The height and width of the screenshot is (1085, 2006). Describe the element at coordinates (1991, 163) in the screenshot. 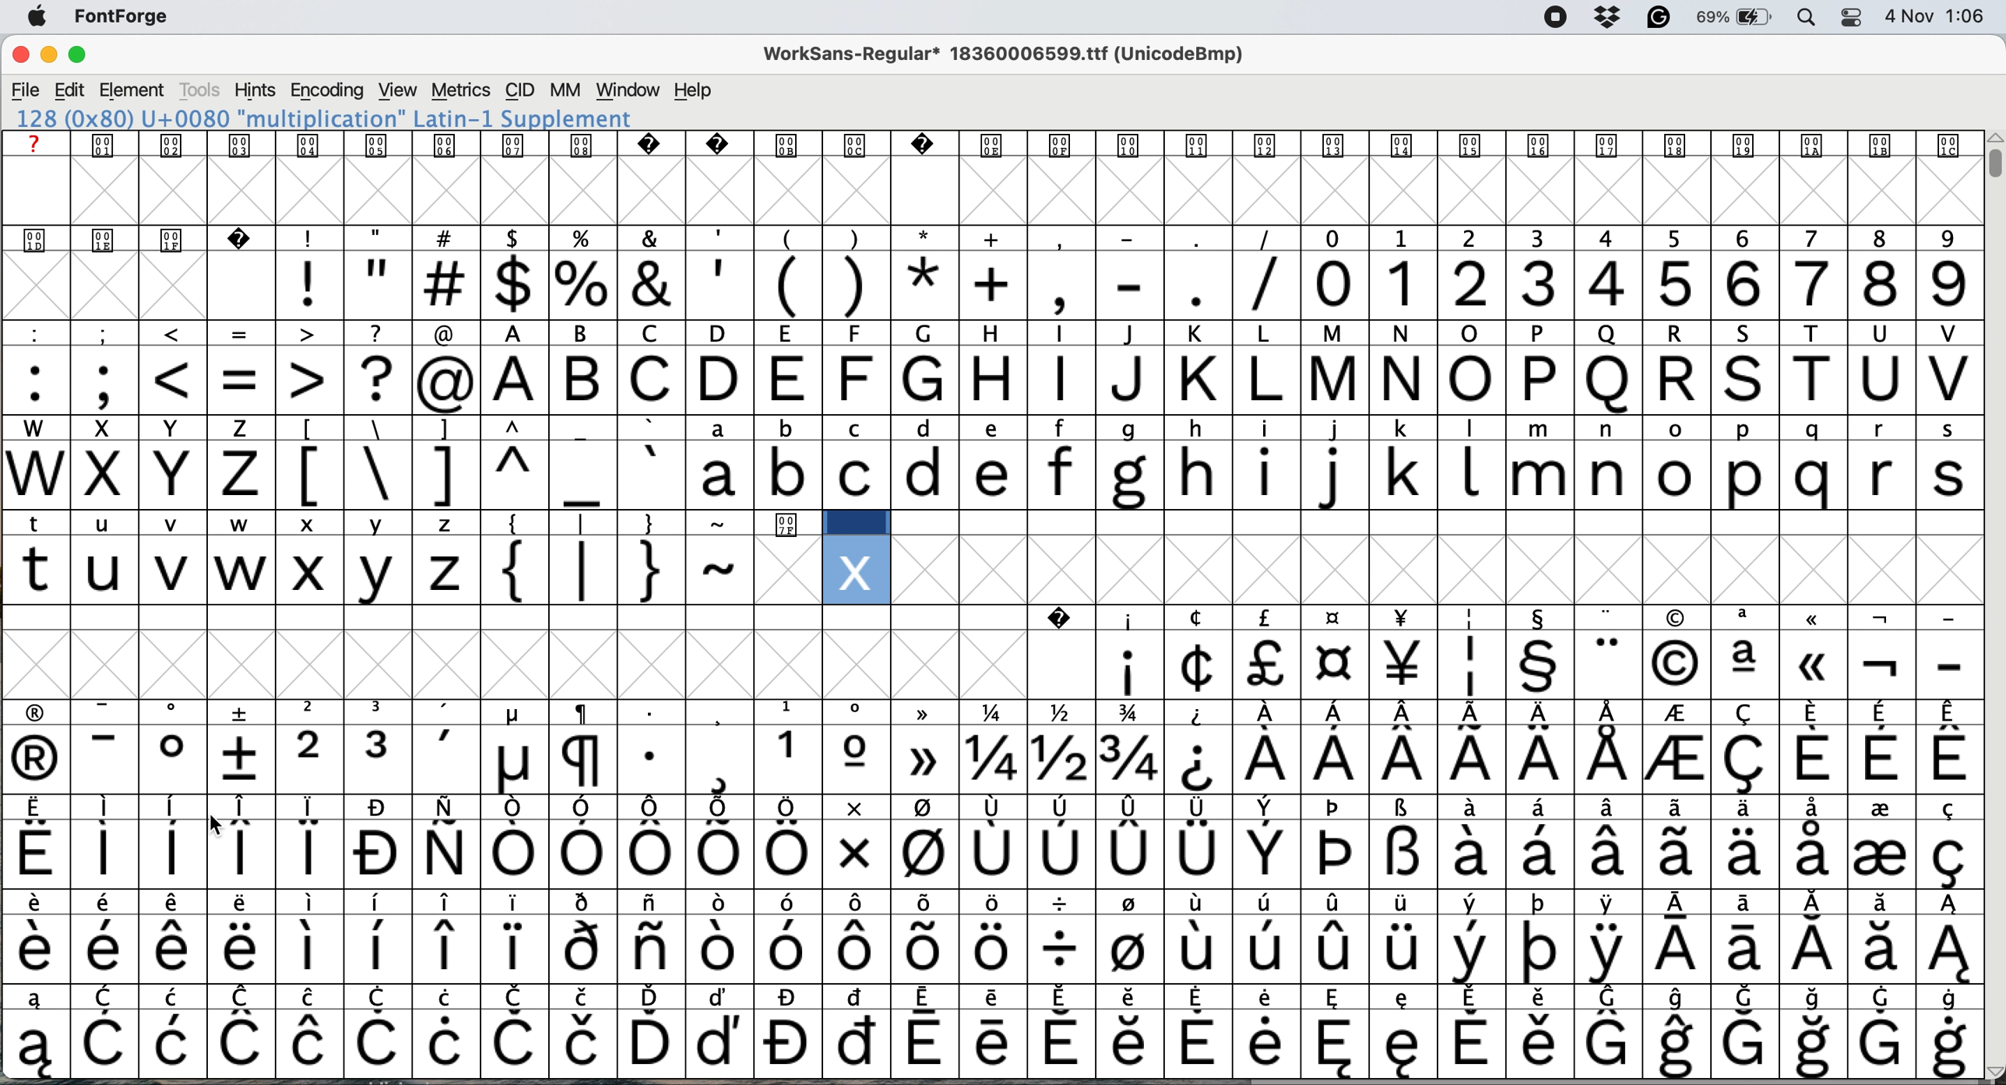

I see `vertical scroll bar` at that location.